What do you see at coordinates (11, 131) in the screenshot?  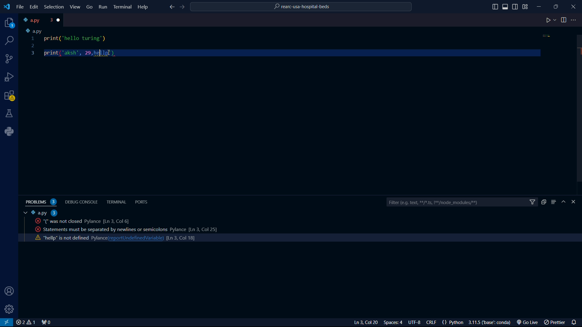 I see `python` at bounding box center [11, 131].